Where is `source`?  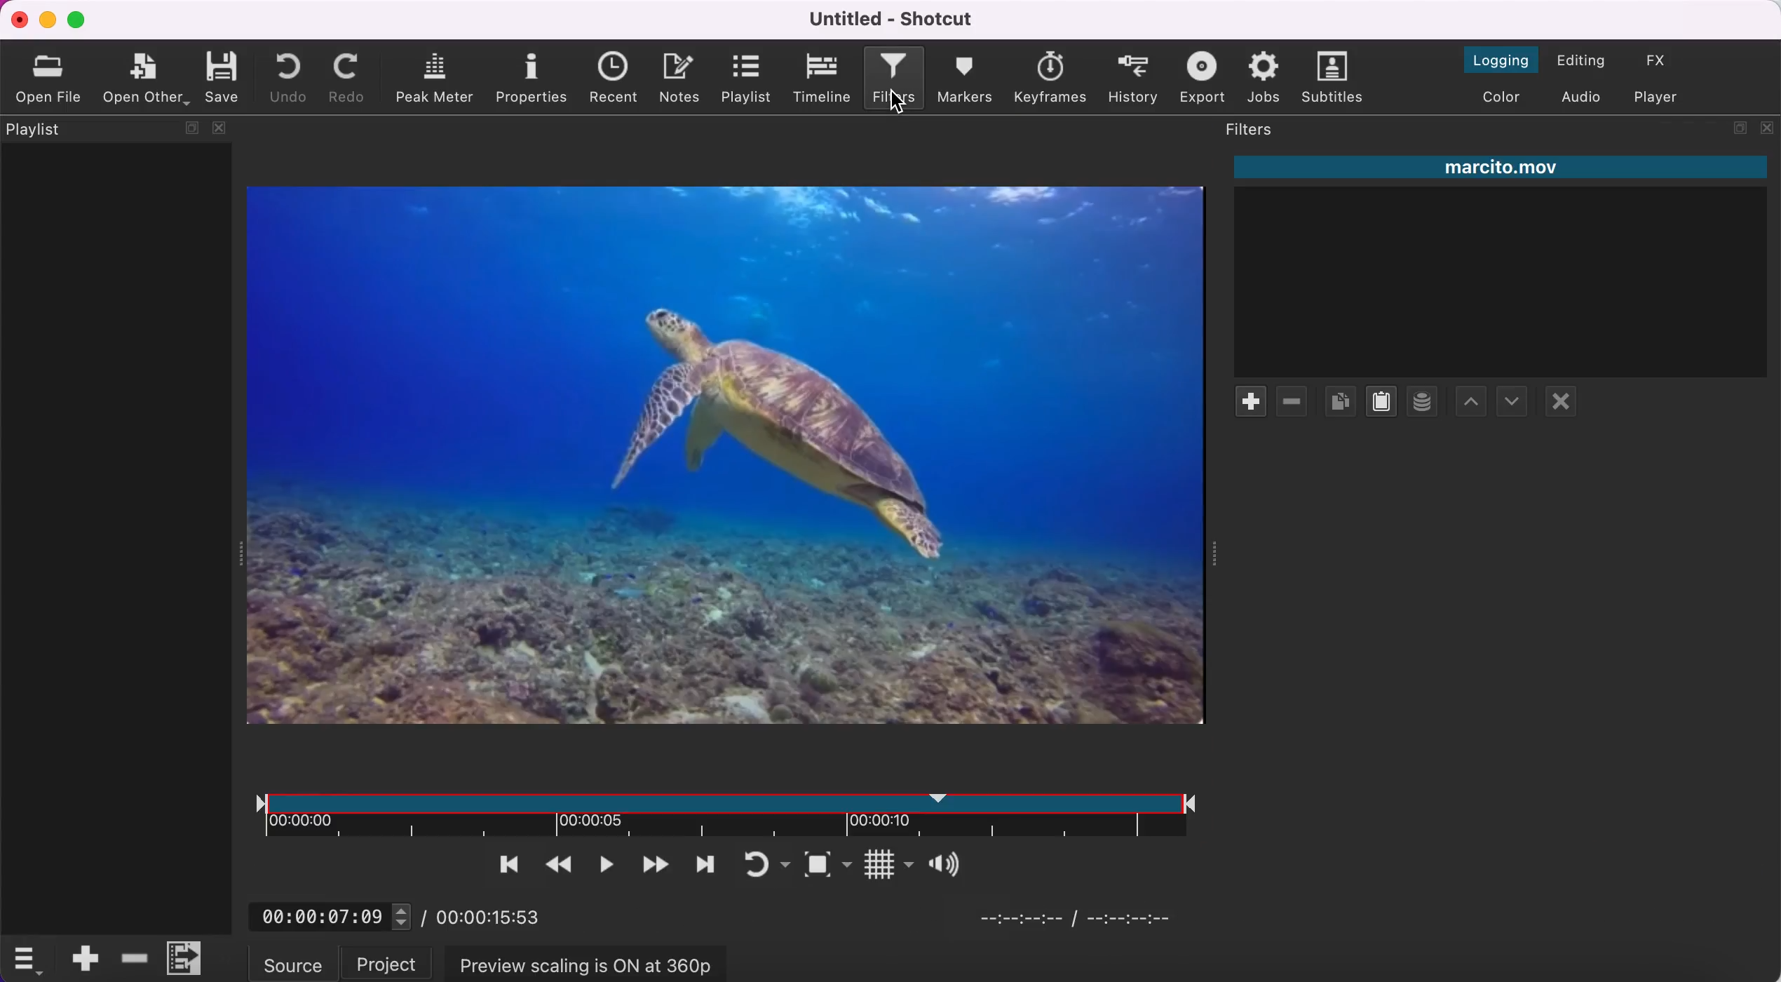 source is located at coordinates (294, 962).